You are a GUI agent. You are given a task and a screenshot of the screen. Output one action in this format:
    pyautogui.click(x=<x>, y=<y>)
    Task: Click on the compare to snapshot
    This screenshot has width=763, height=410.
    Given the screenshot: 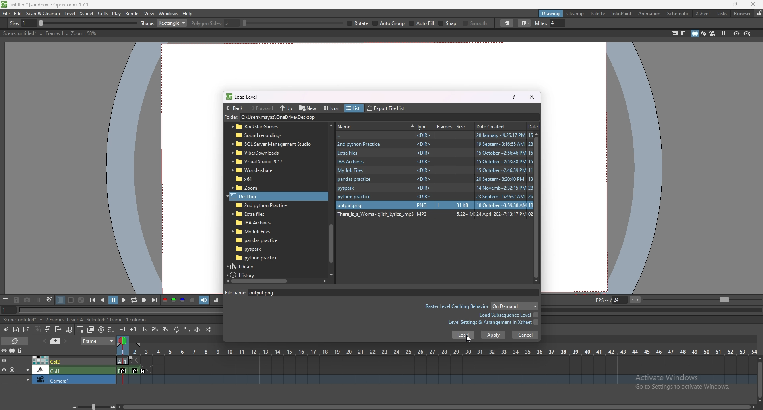 What is the action you would take?
    pyautogui.click(x=38, y=300)
    